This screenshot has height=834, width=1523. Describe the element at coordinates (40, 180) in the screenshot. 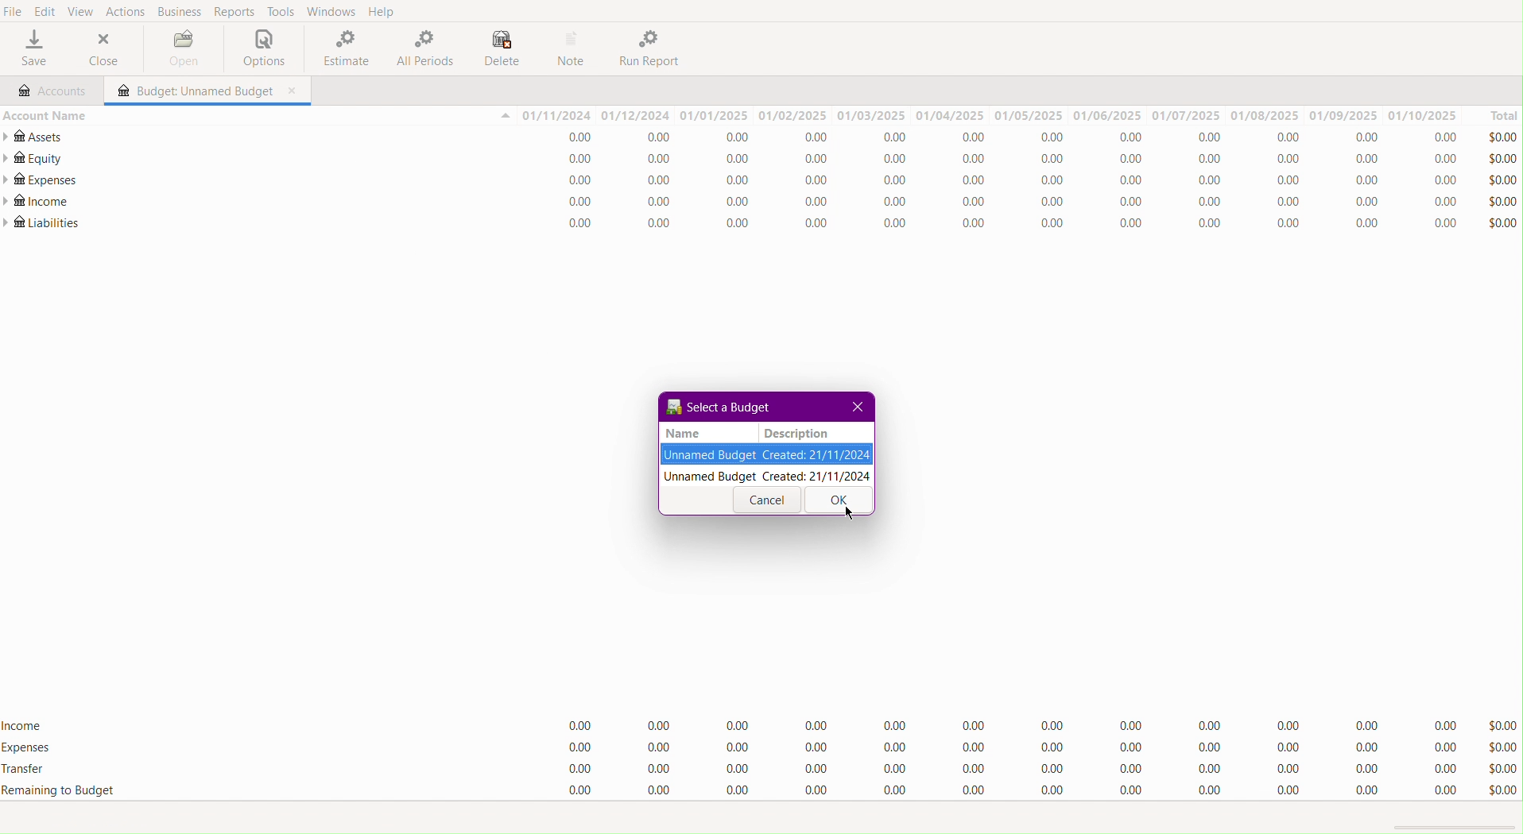

I see `Expenses` at that location.